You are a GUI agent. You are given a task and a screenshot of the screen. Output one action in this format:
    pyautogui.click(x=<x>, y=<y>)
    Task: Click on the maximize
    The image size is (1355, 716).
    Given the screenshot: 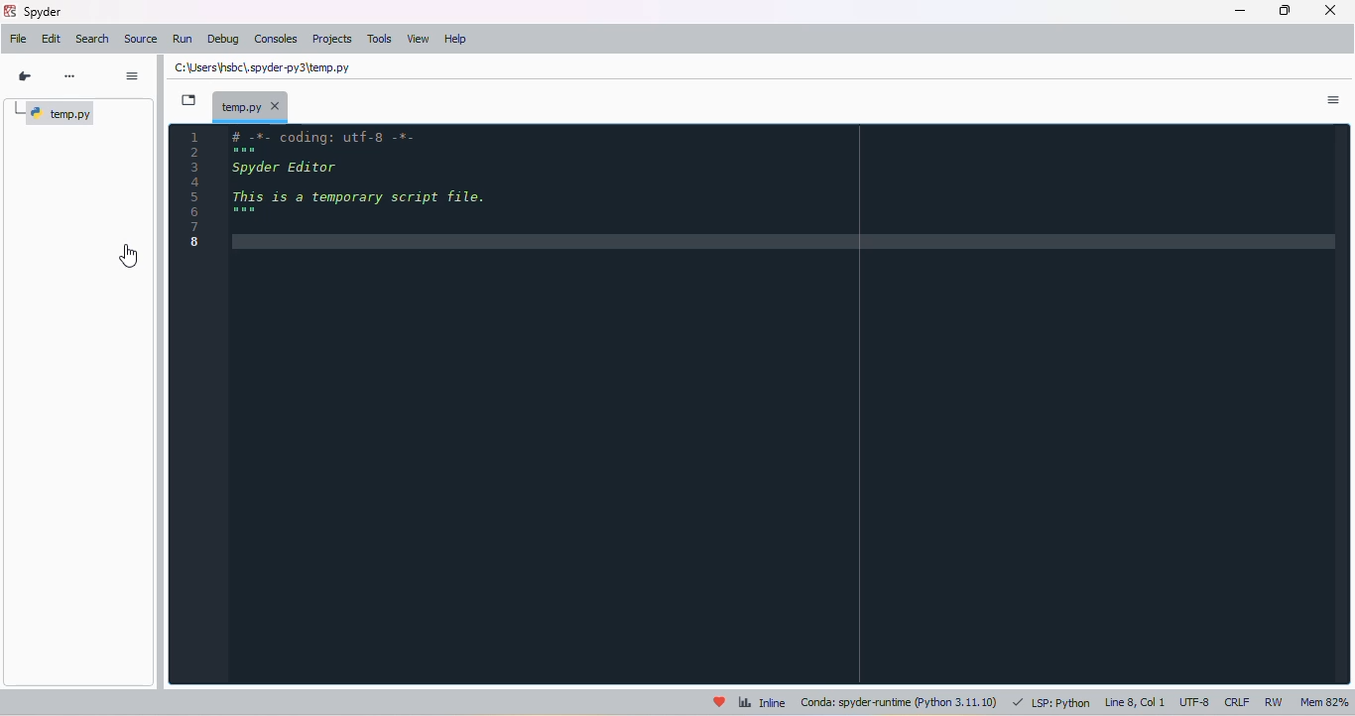 What is the action you would take?
    pyautogui.click(x=1286, y=10)
    